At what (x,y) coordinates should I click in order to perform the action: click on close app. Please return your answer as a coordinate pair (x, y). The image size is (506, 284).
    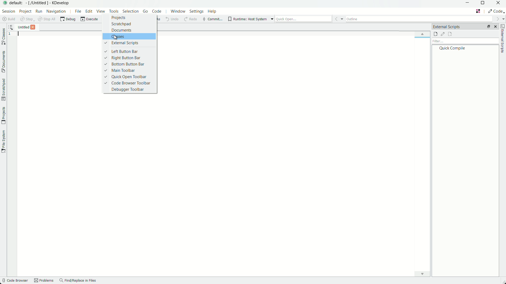
    Looking at the image, I should click on (499, 4).